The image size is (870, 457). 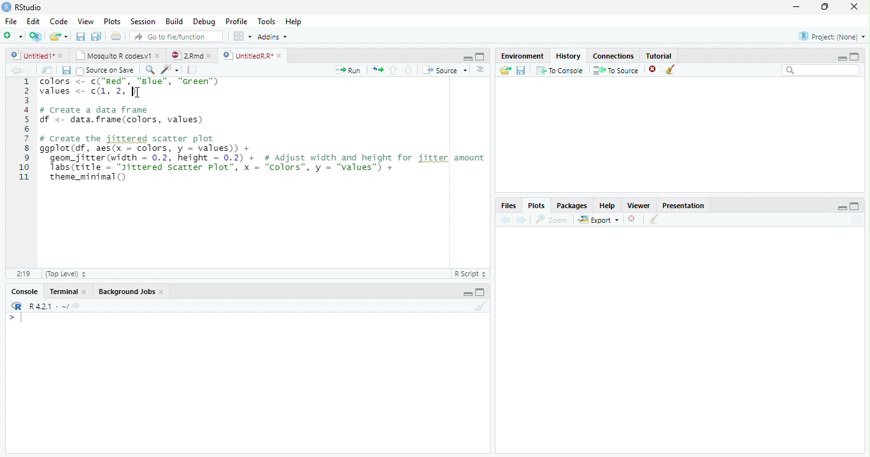 What do you see at coordinates (536, 206) in the screenshot?
I see `Plots` at bounding box center [536, 206].